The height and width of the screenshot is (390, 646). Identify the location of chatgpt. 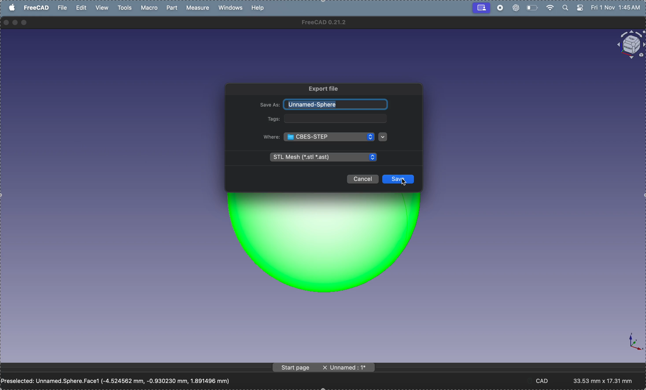
(515, 8).